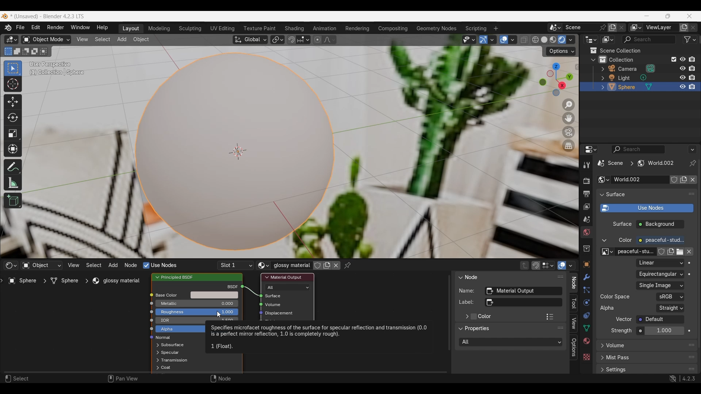 The image size is (701, 394). What do you see at coordinates (13, 102) in the screenshot?
I see `Move` at bounding box center [13, 102].